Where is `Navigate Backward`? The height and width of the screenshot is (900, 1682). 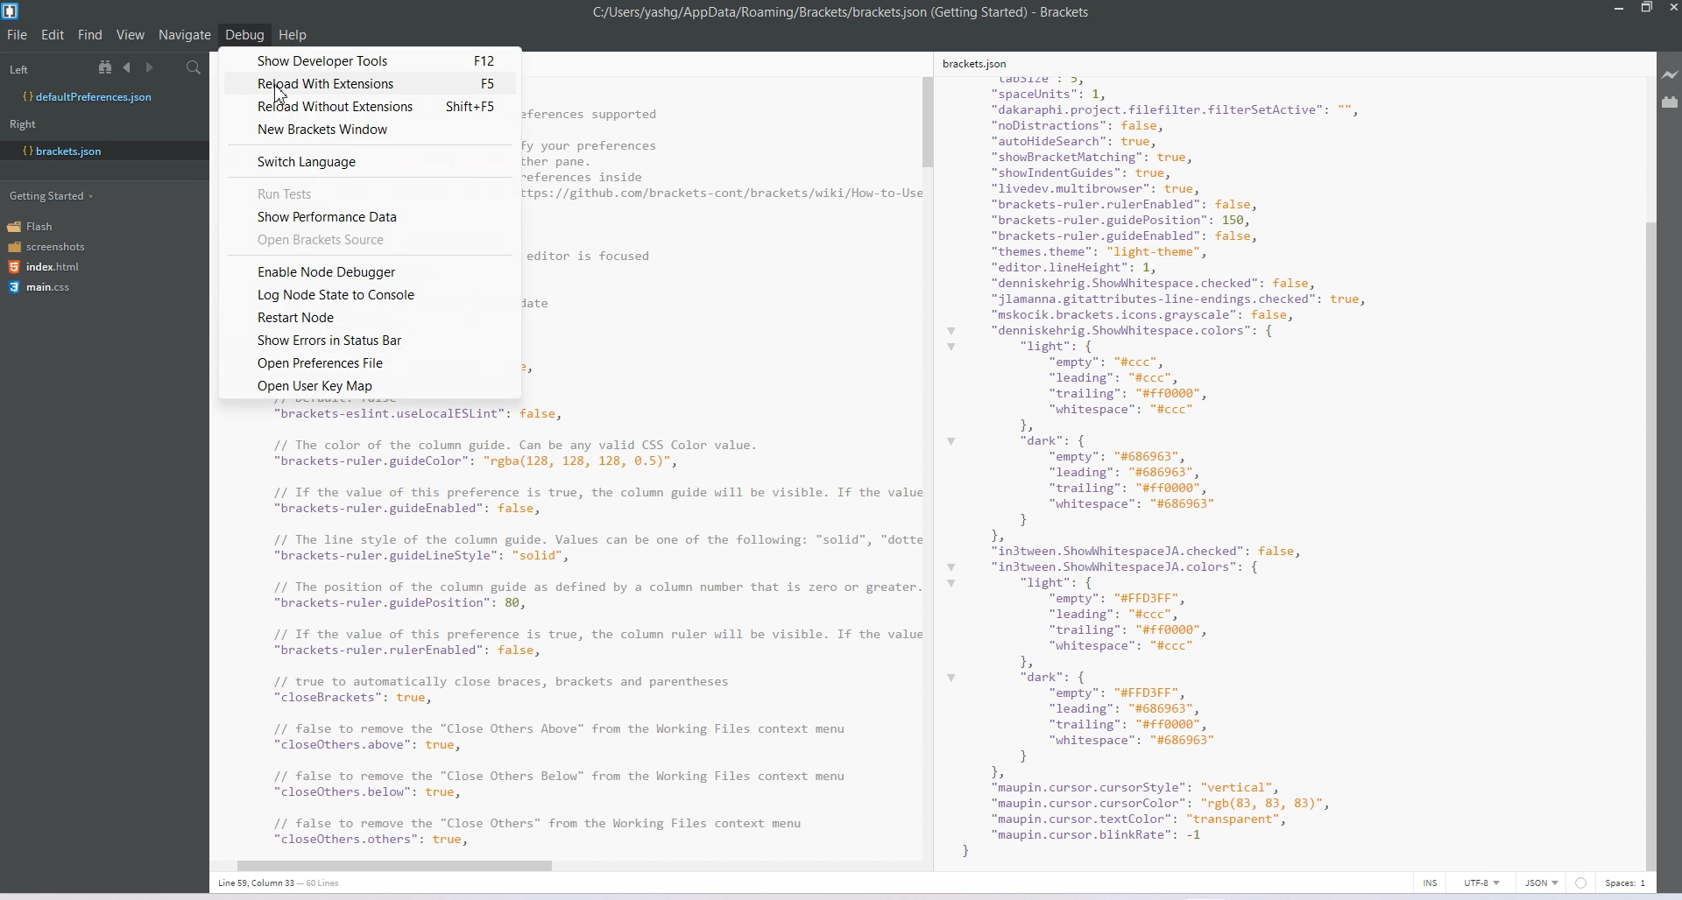 Navigate Backward is located at coordinates (130, 67).